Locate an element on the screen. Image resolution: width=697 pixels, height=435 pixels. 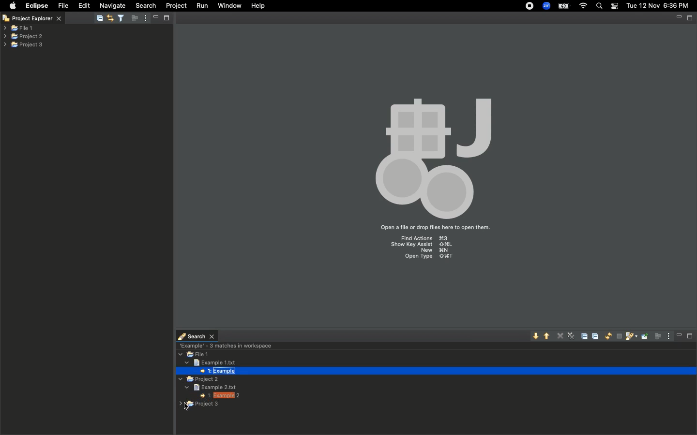
1 example is located at coordinates (219, 372).